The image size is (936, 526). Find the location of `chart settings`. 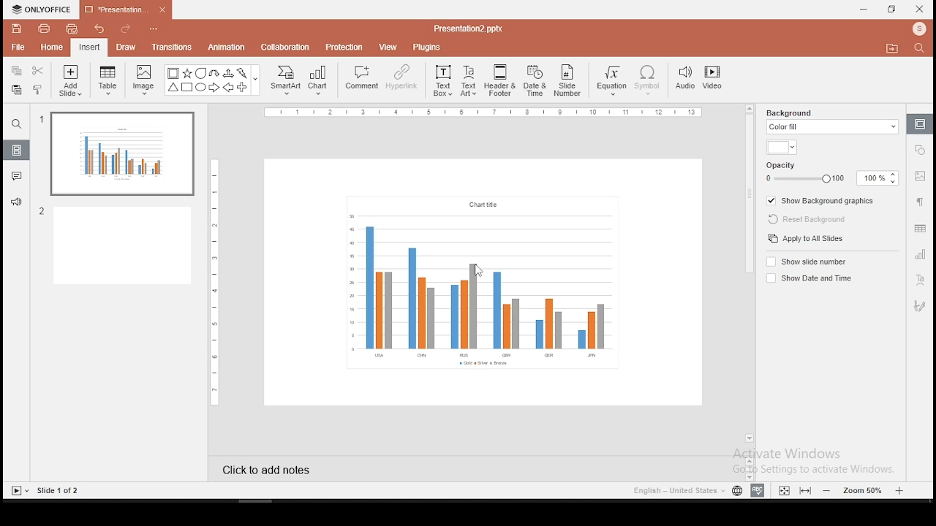

chart settings is located at coordinates (920, 254).